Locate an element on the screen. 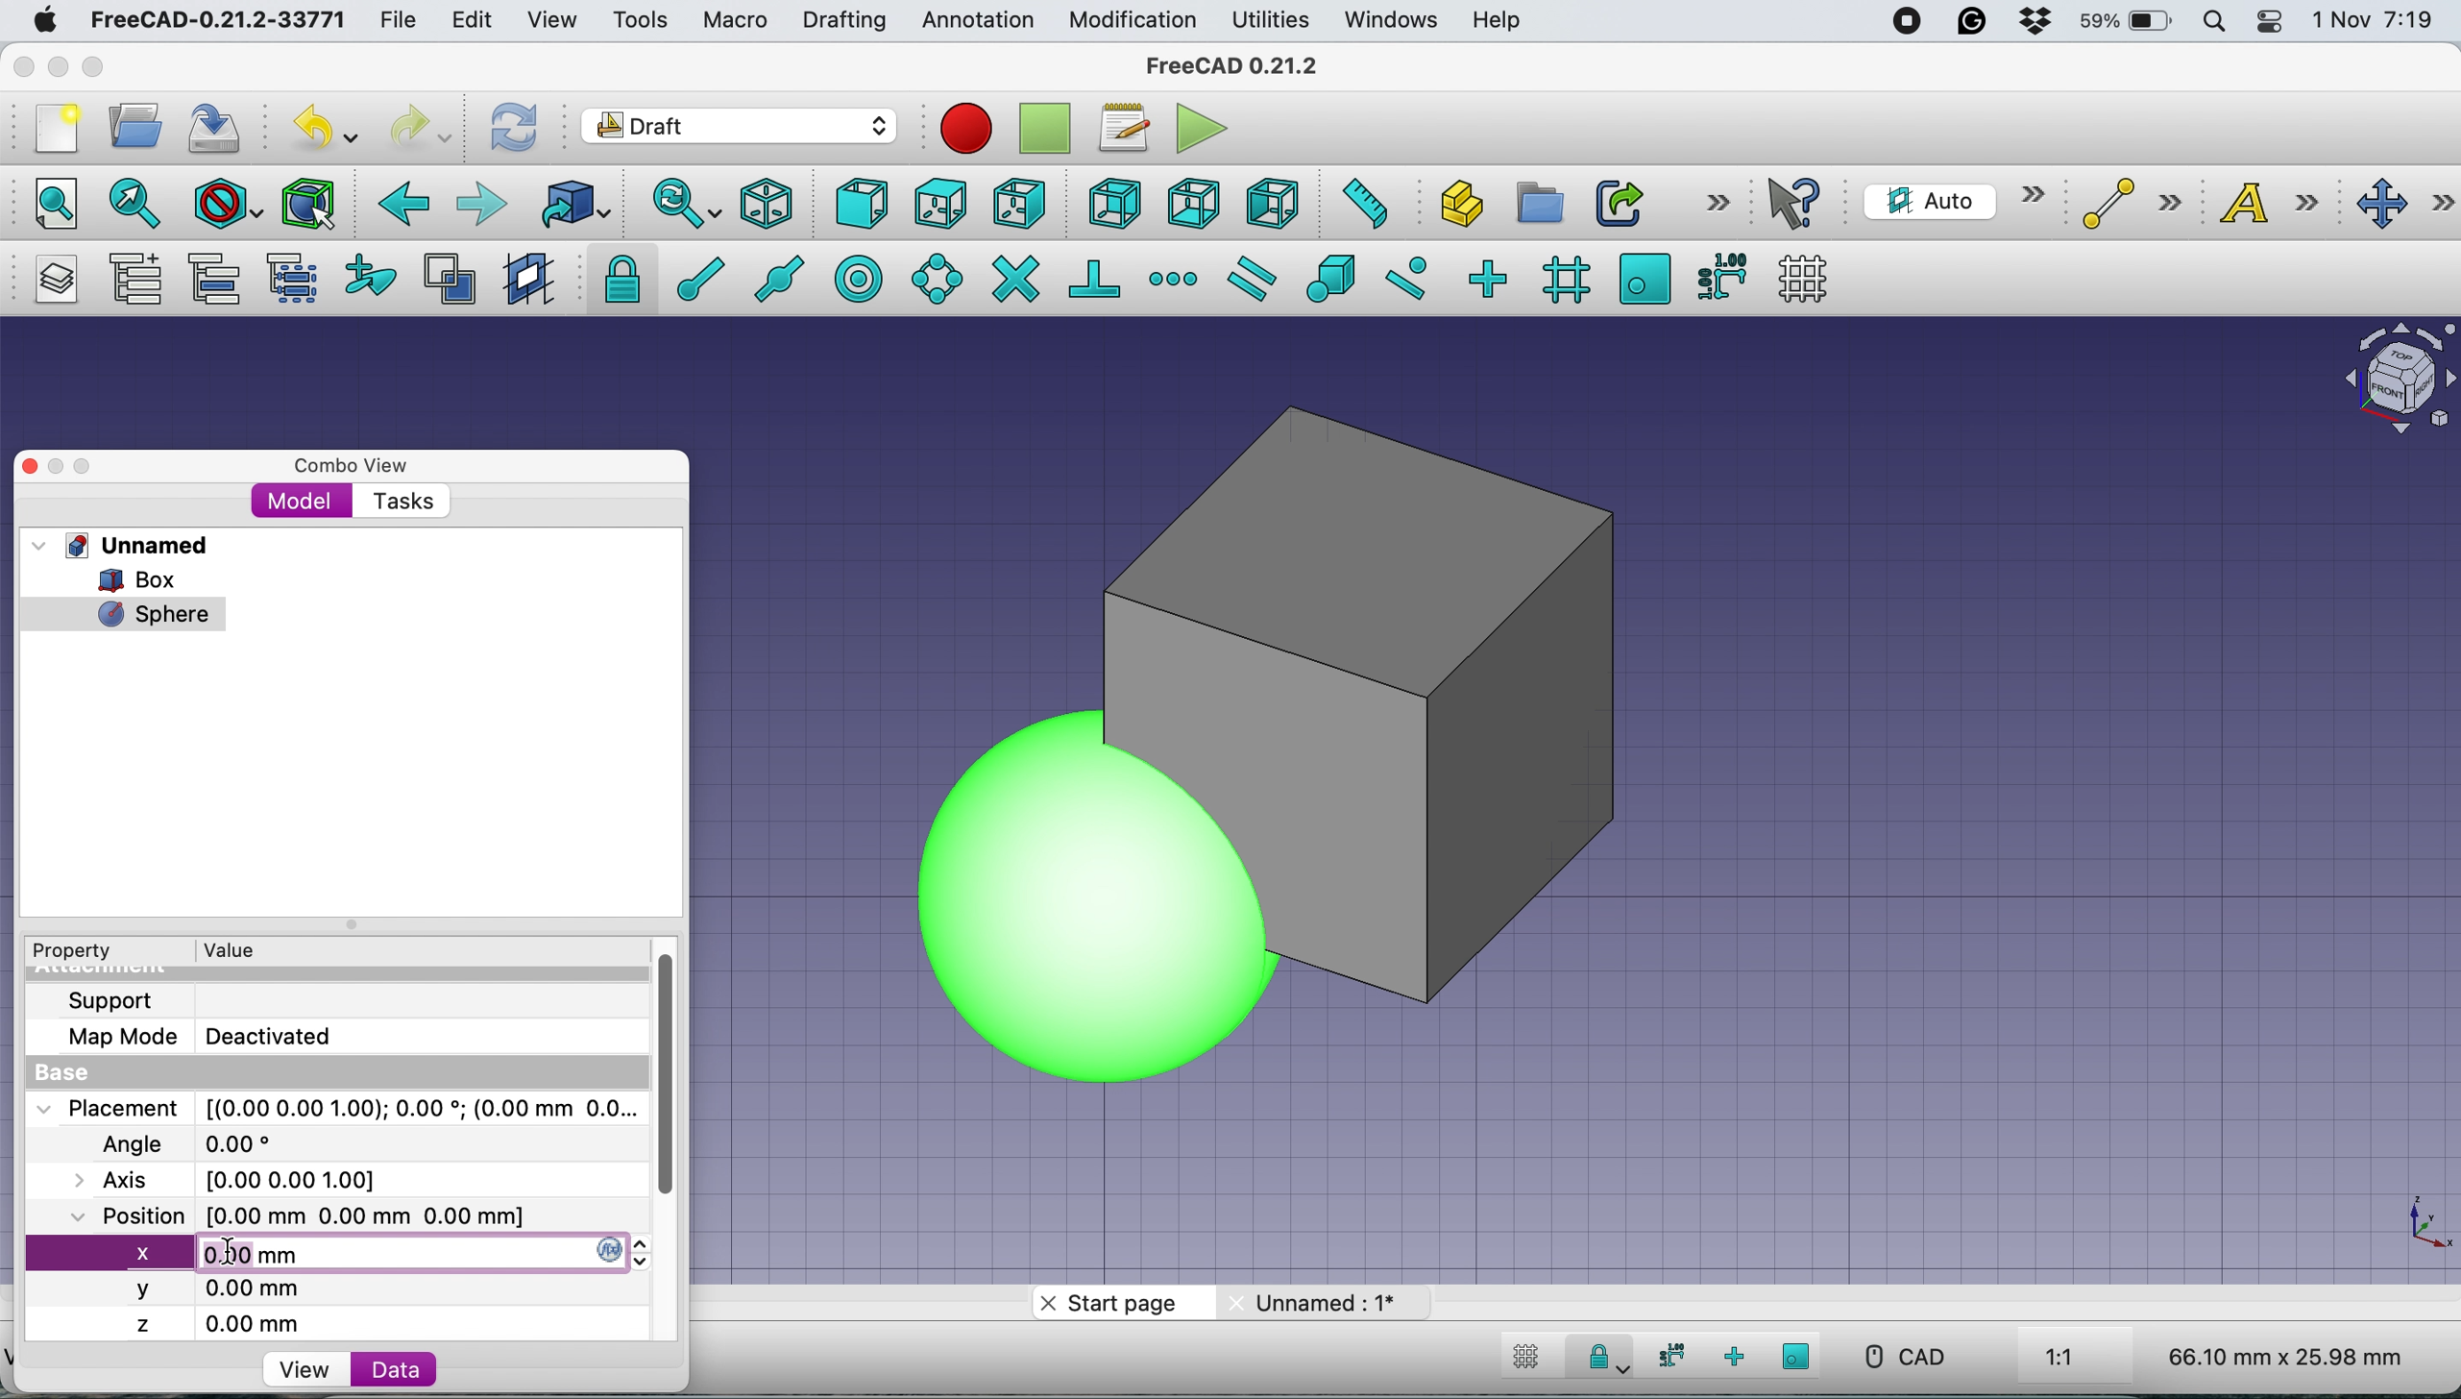 Image resolution: width=2461 pixels, height=1399 pixels. box is located at coordinates (150, 579).